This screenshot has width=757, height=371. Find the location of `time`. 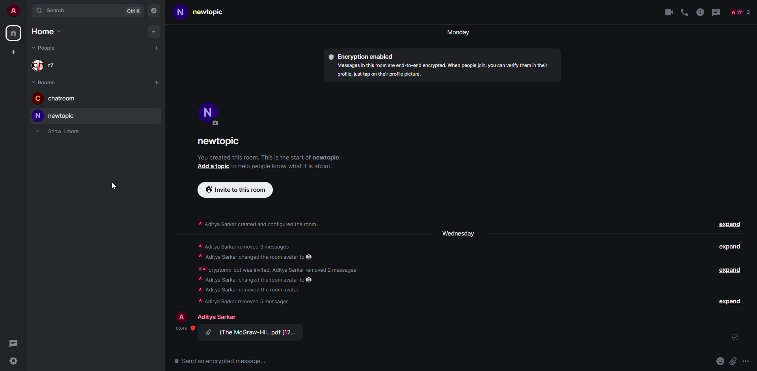

time is located at coordinates (182, 328).